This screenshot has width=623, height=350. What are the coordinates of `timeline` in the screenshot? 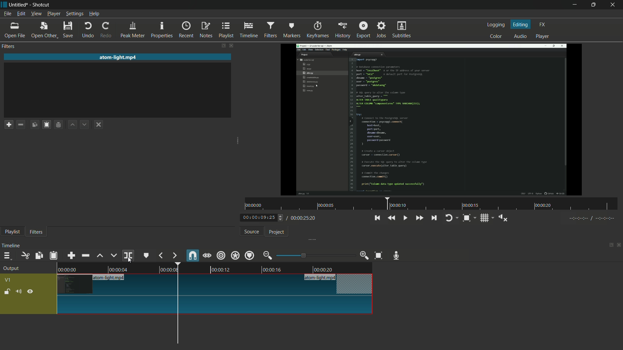 It's located at (12, 246).